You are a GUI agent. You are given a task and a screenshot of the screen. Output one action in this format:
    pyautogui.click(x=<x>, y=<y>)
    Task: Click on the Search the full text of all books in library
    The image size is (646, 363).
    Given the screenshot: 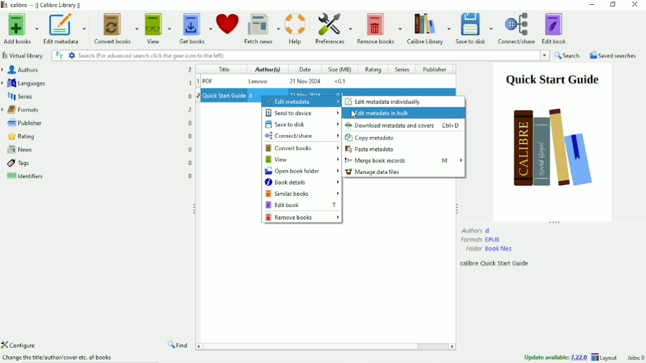 What is the action you would take?
    pyautogui.click(x=59, y=55)
    